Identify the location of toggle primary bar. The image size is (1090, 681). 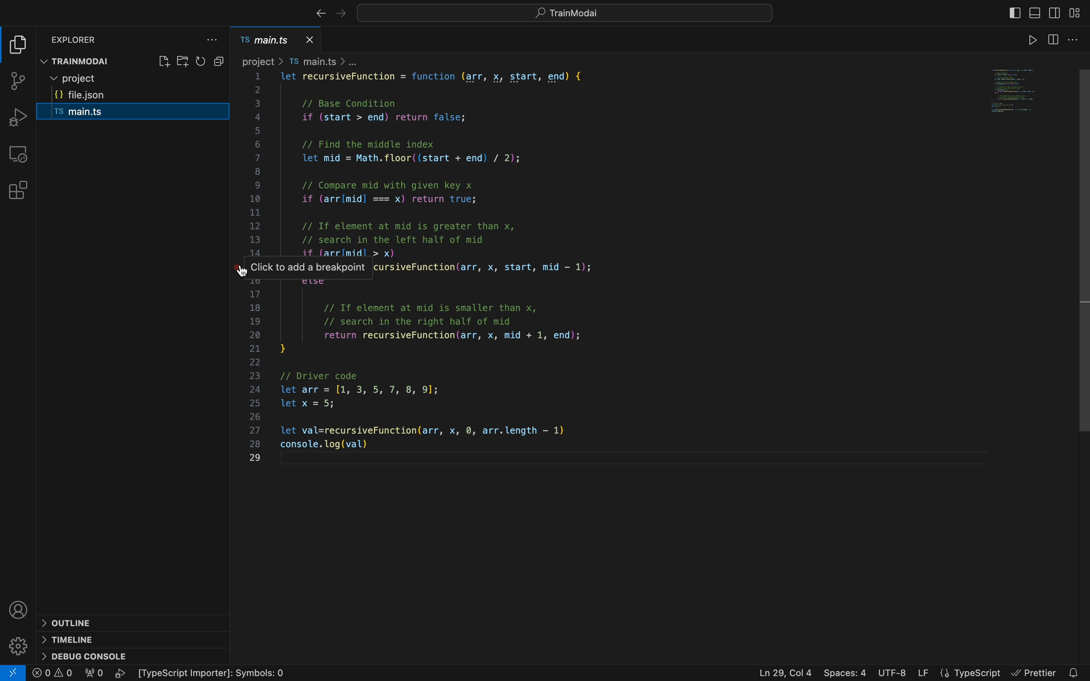
(1032, 13).